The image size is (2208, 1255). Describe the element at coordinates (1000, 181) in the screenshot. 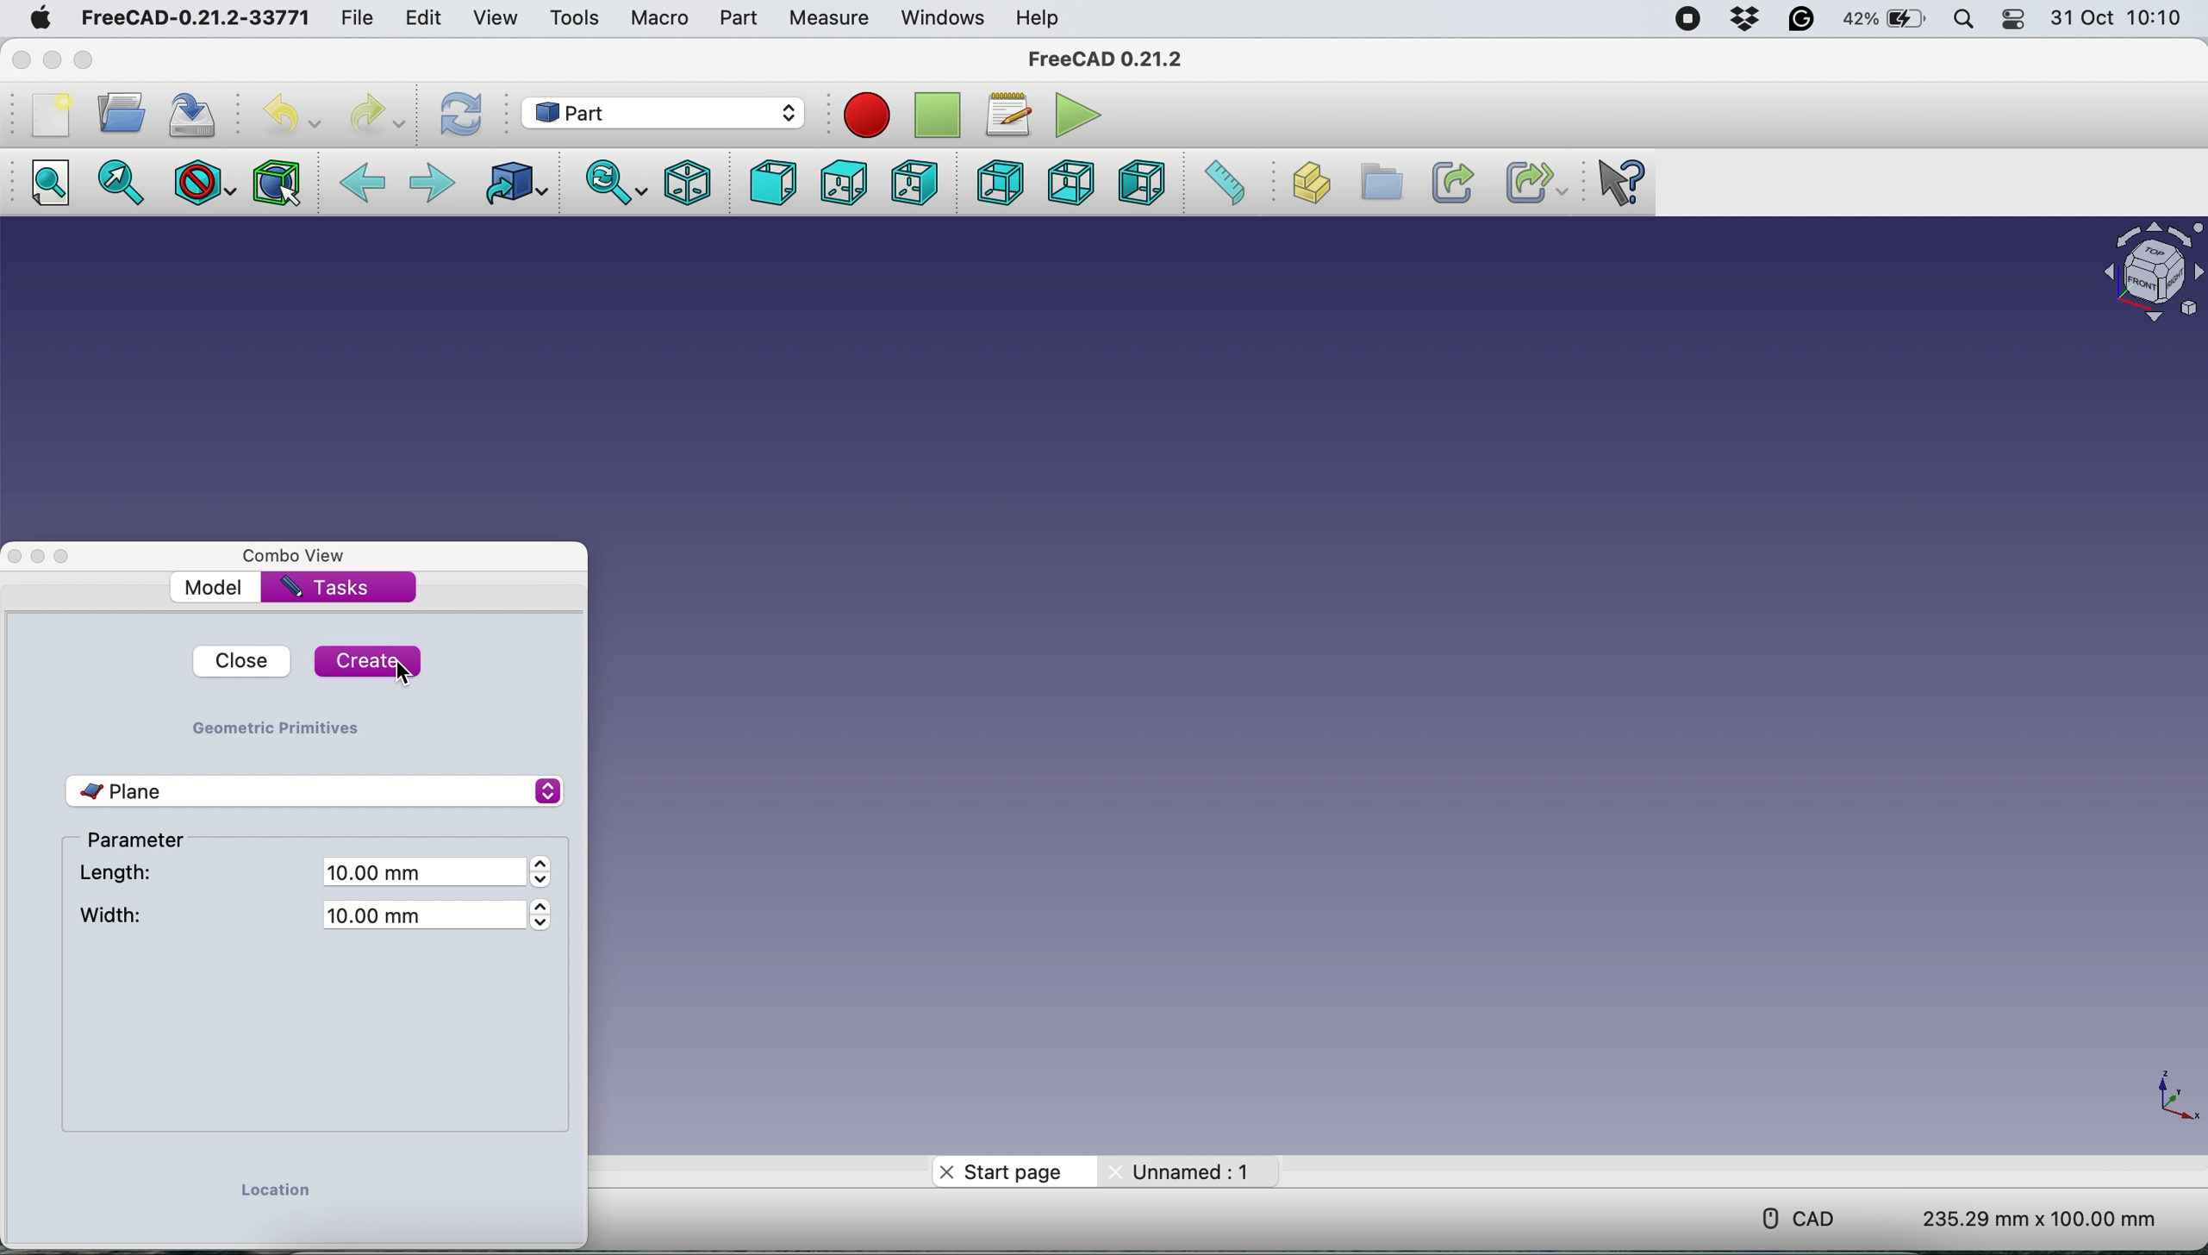

I see `Rear` at that location.